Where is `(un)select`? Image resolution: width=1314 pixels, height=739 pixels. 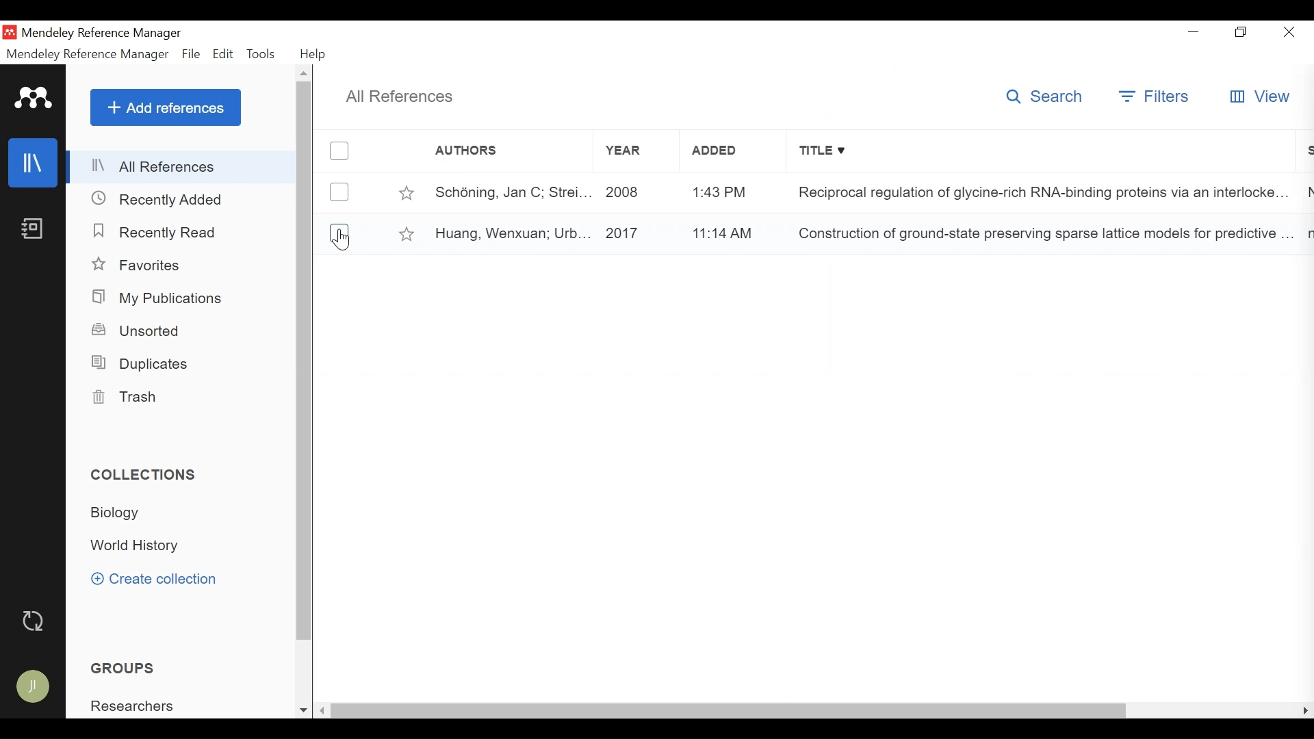 (un)select is located at coordinates (344, 229).